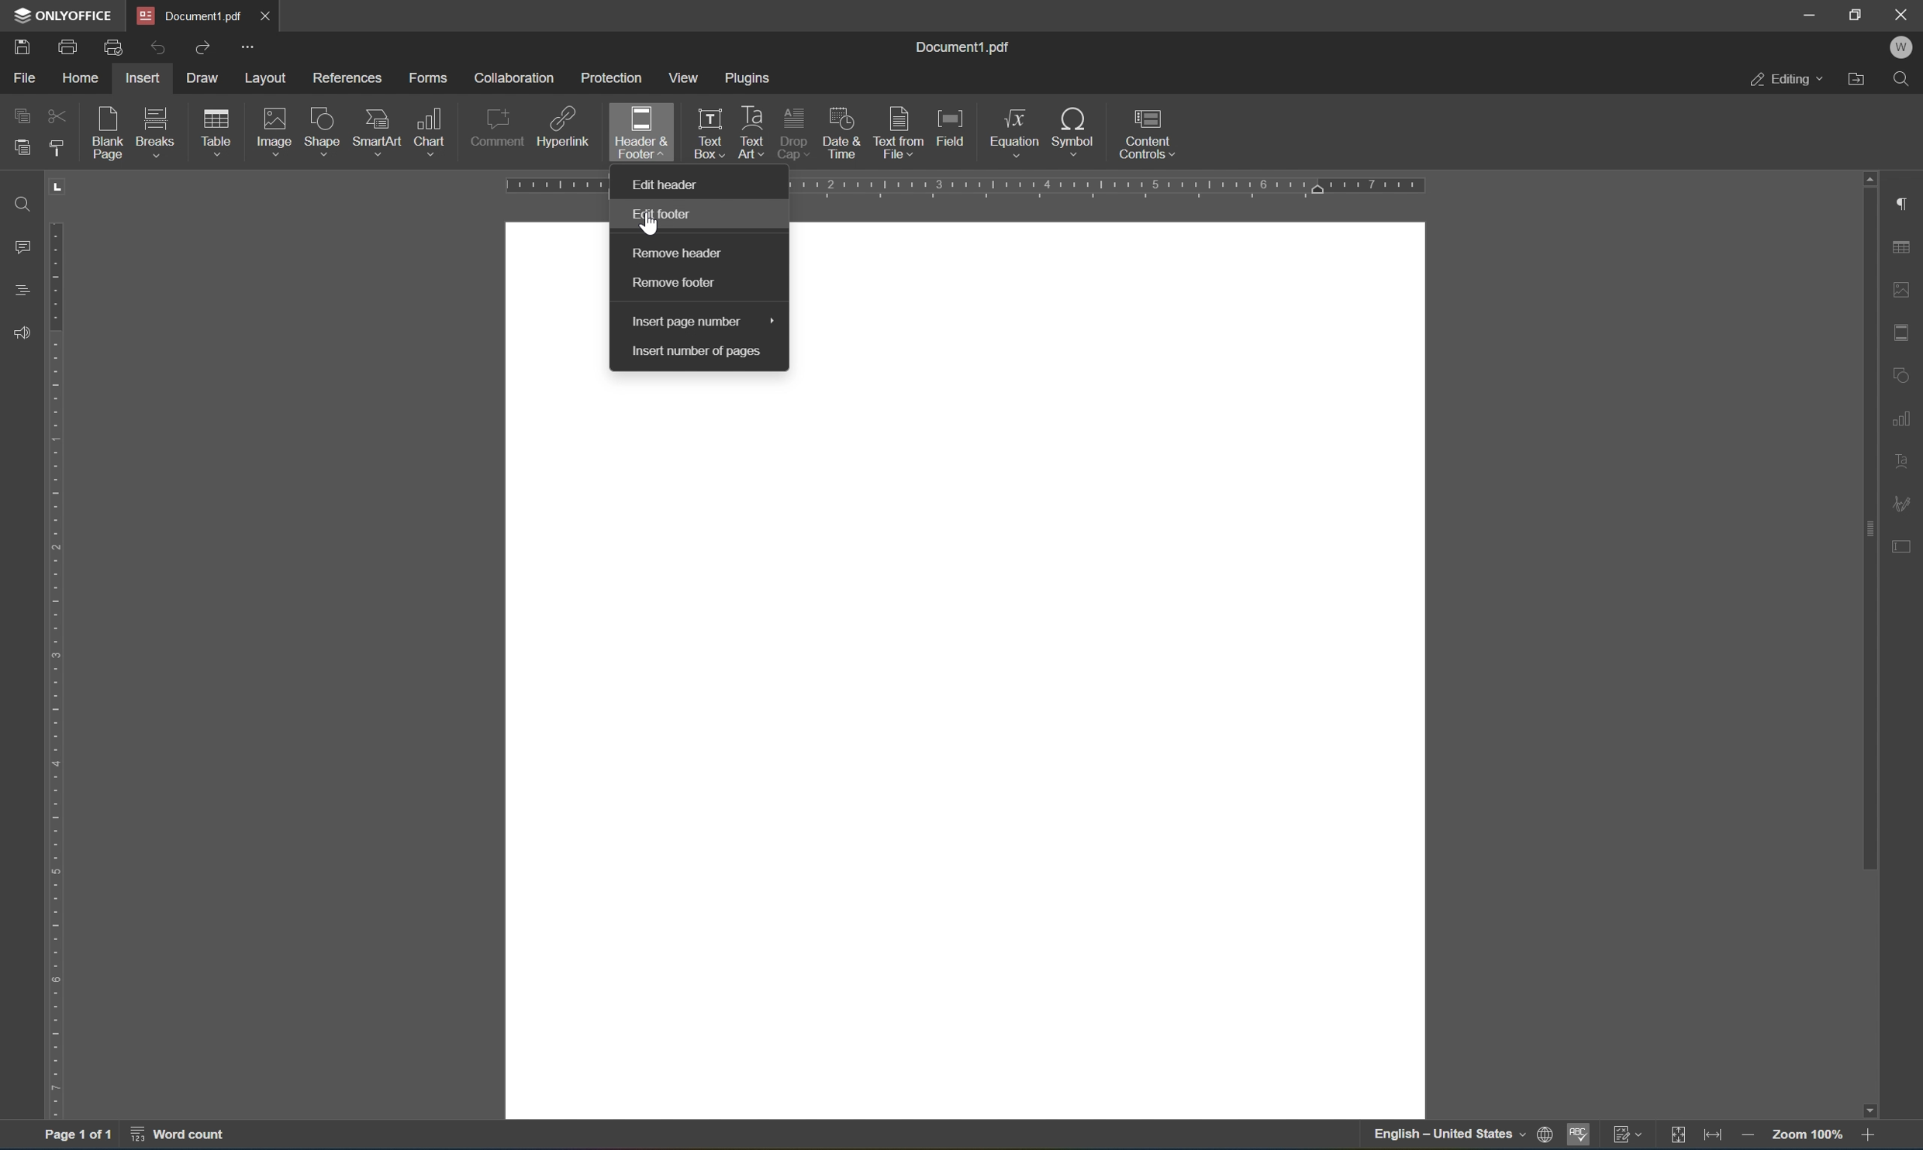 This screenshot has height=1150, width=1923. Describe the element at coordinates (19, 78) in the screenshot. I see `file` at that location.